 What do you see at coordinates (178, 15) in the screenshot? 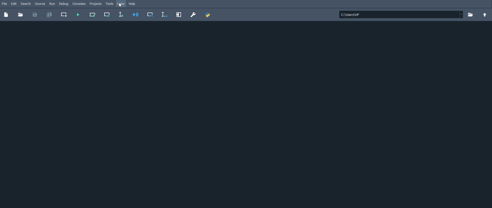
I see `Maximize current pane` at bounding box center [178, 15].